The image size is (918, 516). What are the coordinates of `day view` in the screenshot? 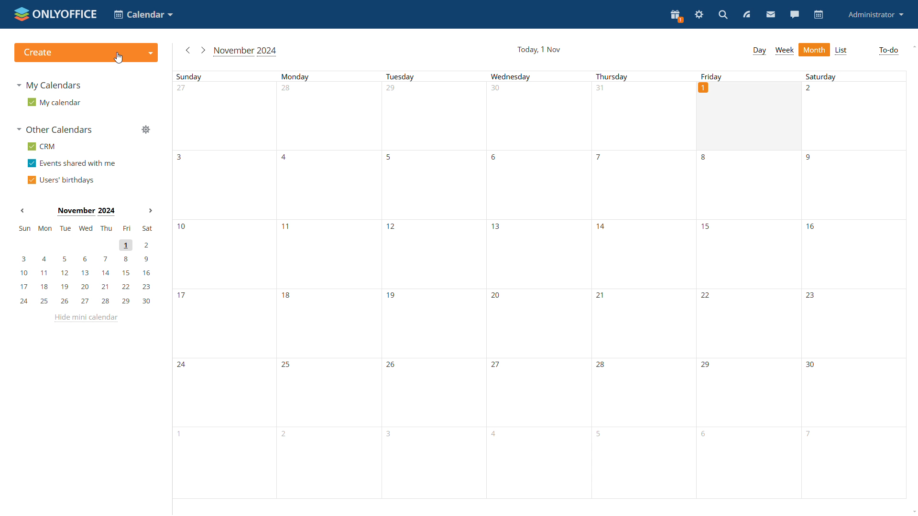 It's located at (759, 51).